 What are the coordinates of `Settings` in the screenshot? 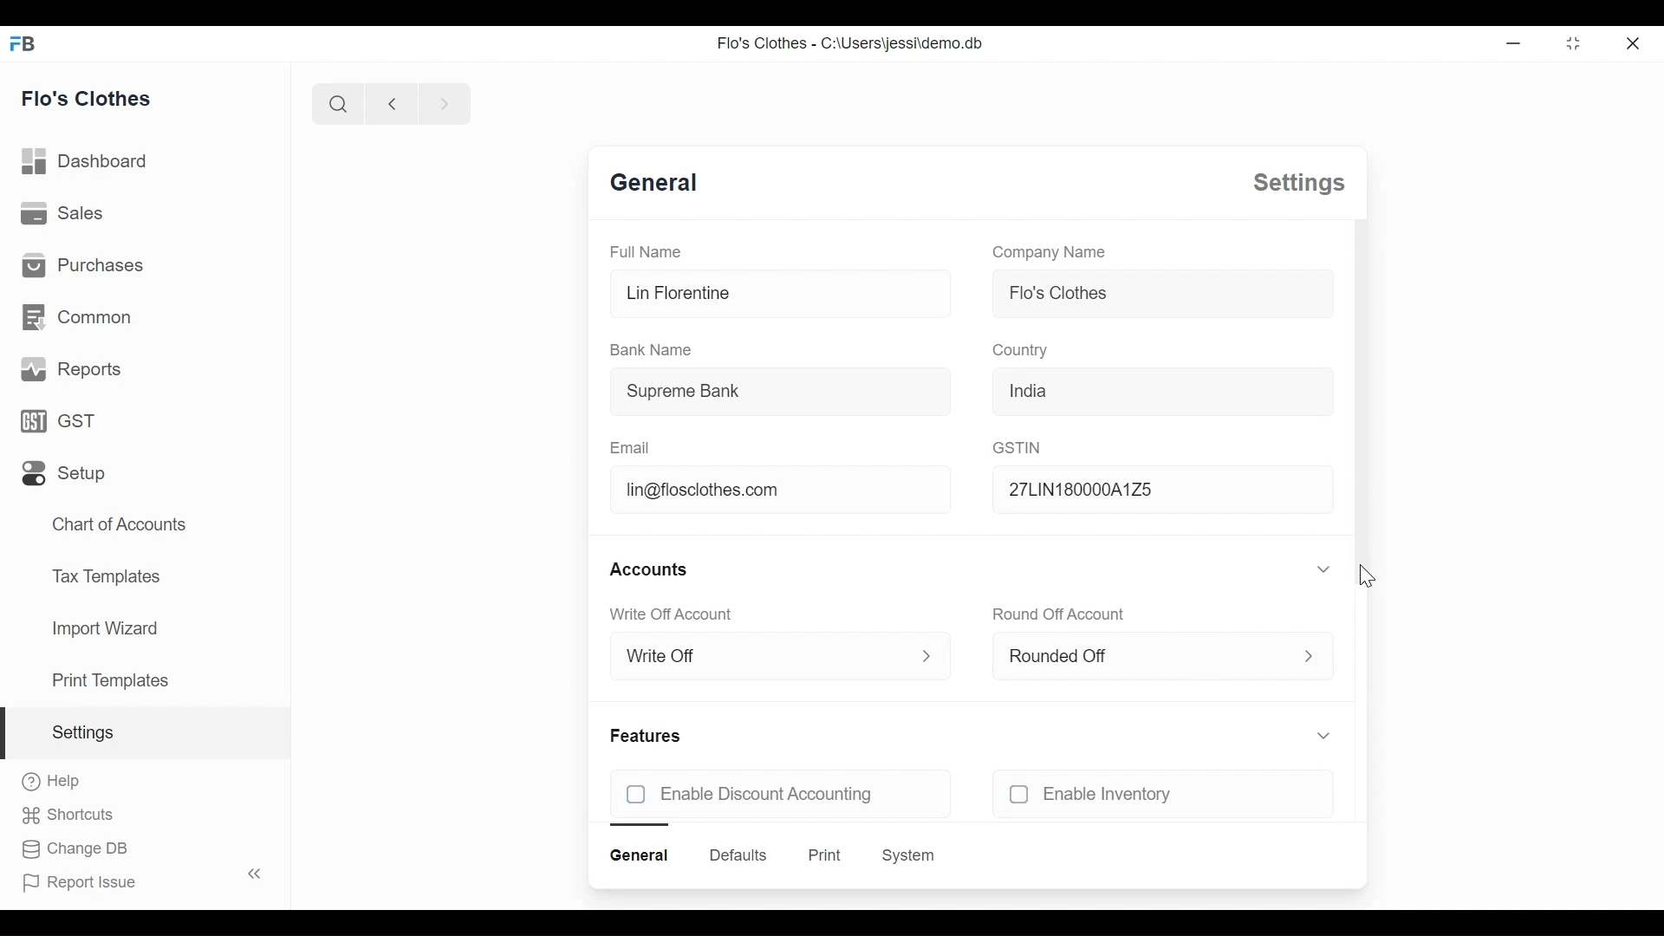 It's located at (1296, 183).